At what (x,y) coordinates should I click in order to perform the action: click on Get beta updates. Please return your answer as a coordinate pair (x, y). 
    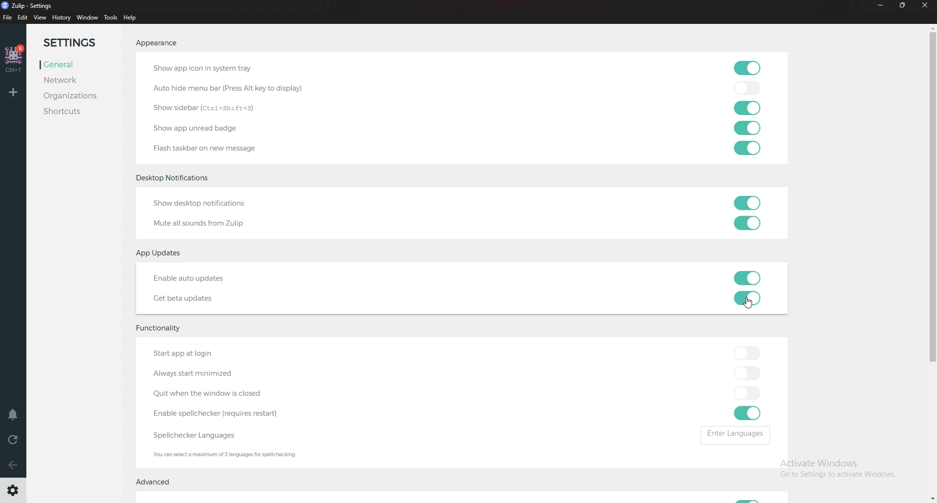
    Looking at the image, I should click on (181, 300).